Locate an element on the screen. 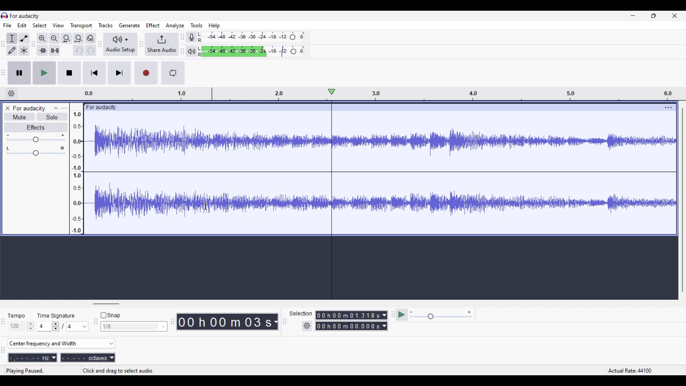  Undo is located at coordinates (79, 50).